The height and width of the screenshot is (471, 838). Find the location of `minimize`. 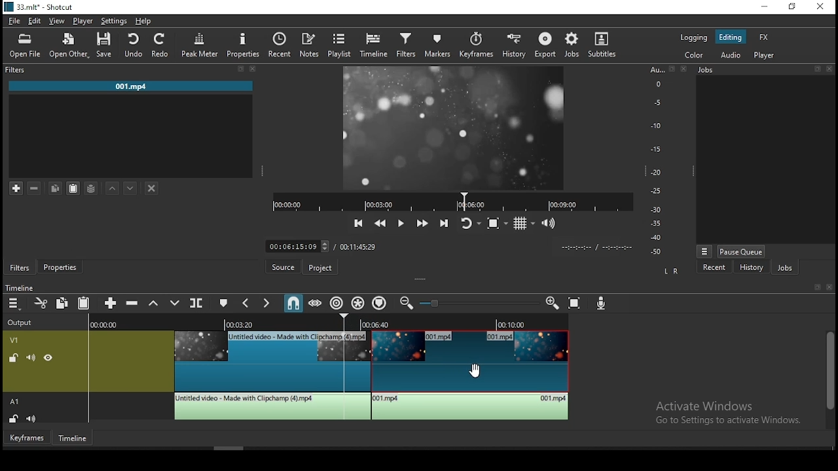

minimize is located at coordinates (764, 7).